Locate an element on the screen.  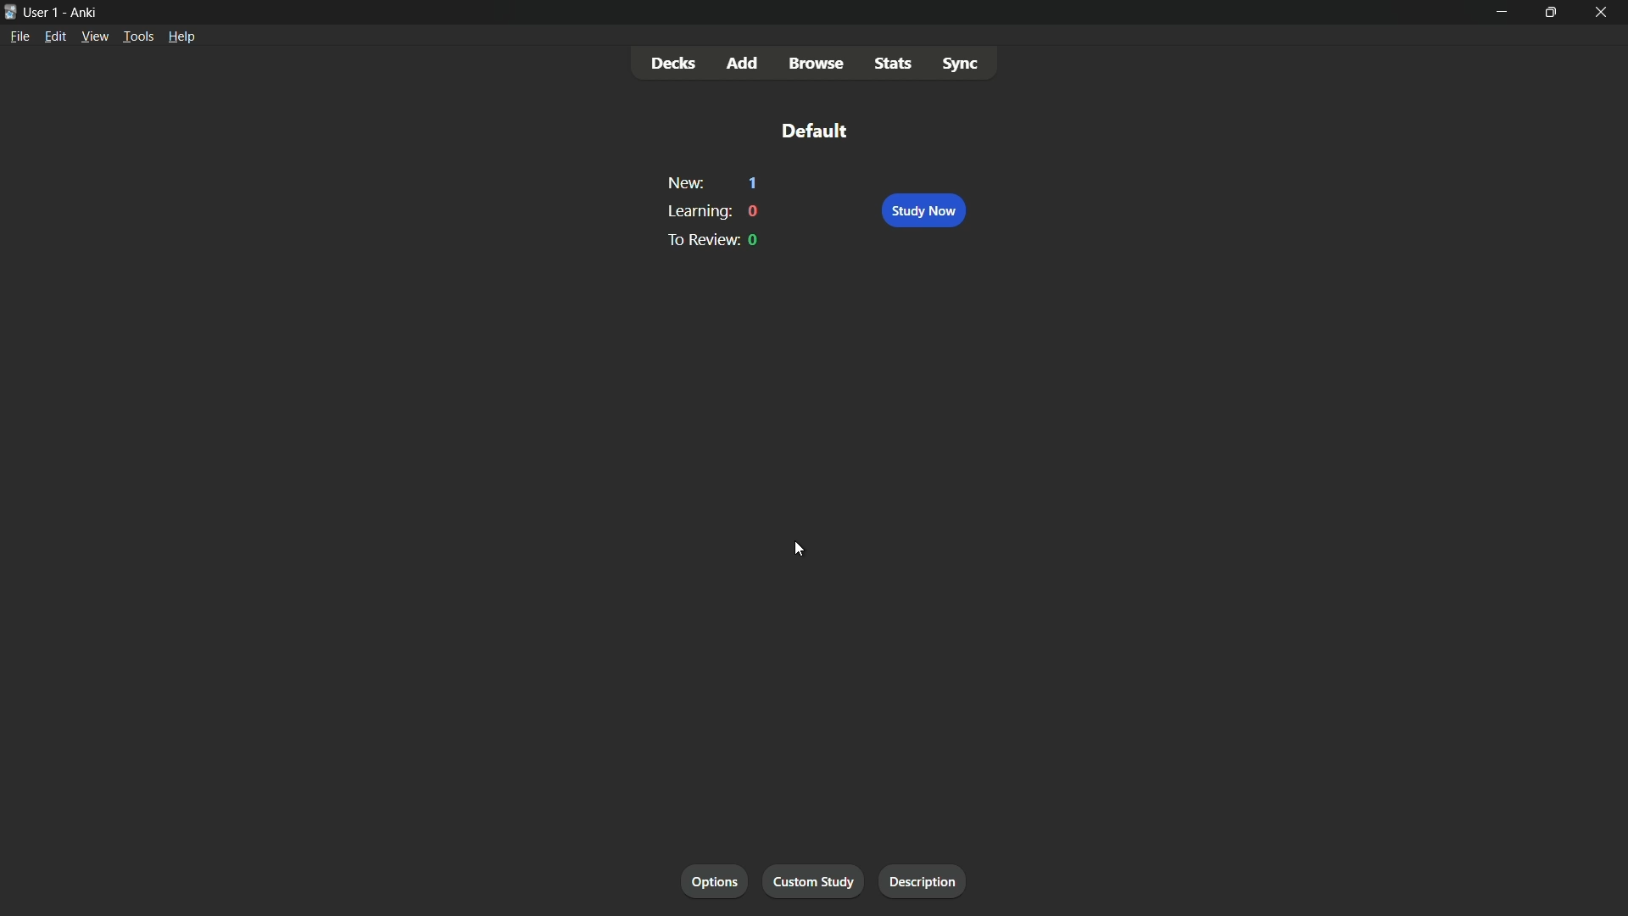
help is located at coordinates (182, 39).